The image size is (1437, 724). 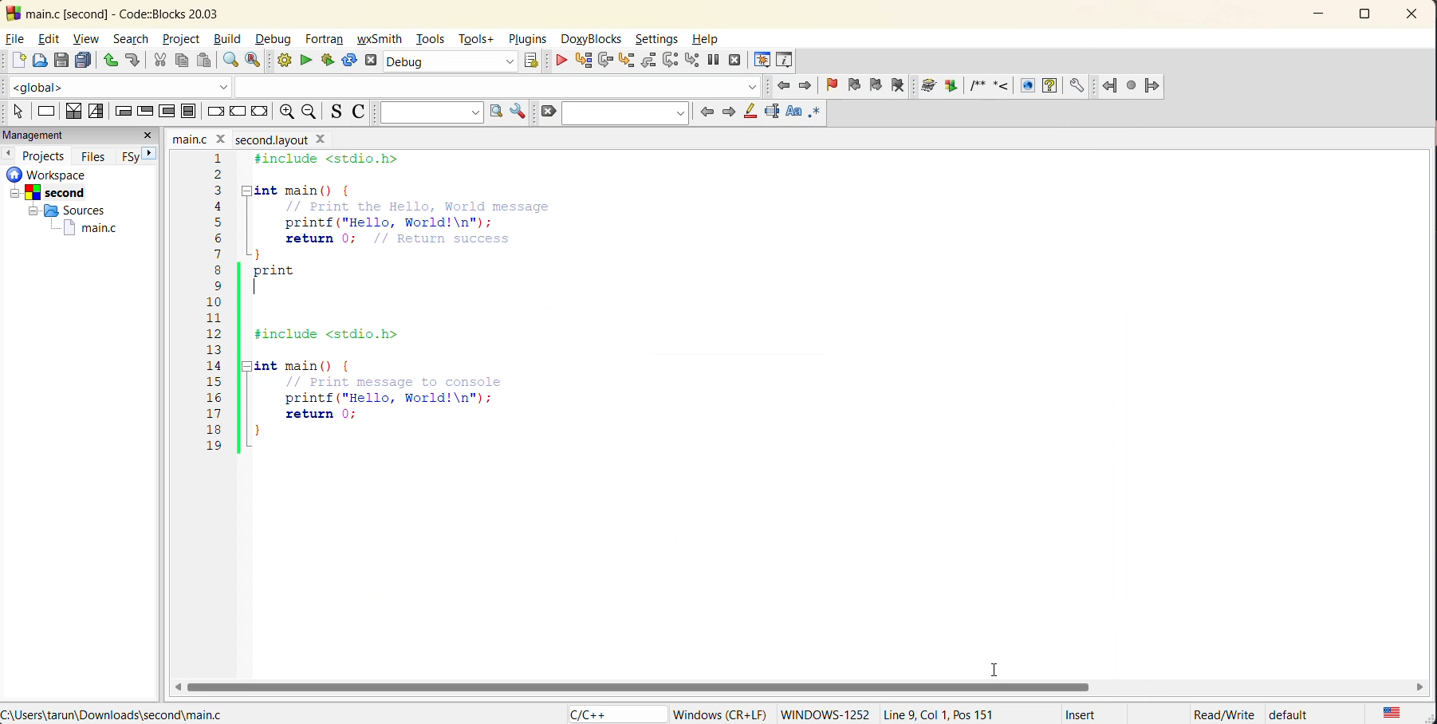 I want to click on doxyblocks, so click(x=593, y=38).